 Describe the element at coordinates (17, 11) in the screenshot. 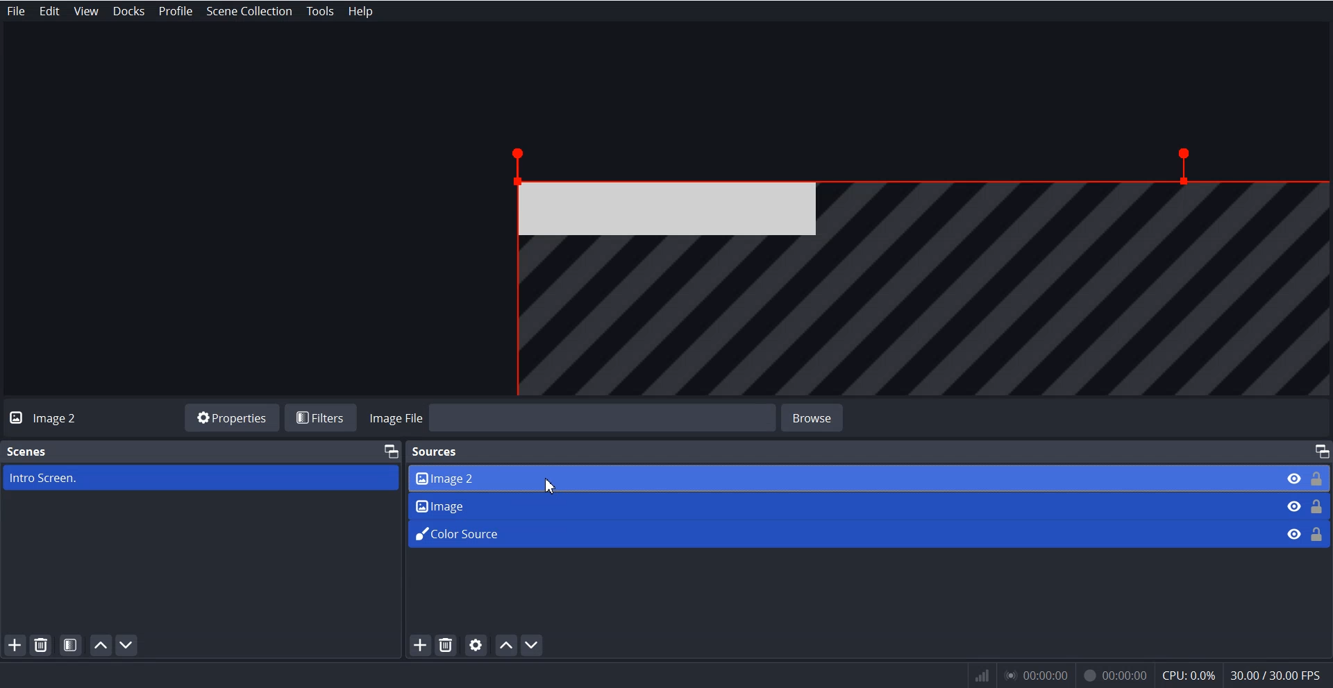

I see `File` at that location.